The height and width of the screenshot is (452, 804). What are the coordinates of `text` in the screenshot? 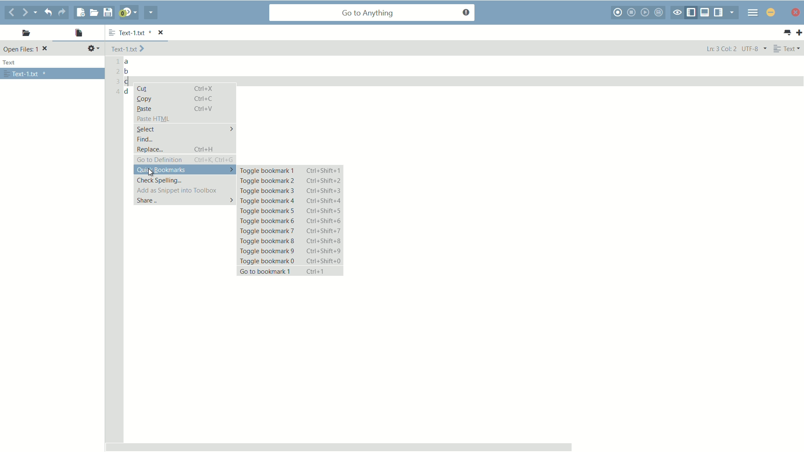 It's located at (11, 63).